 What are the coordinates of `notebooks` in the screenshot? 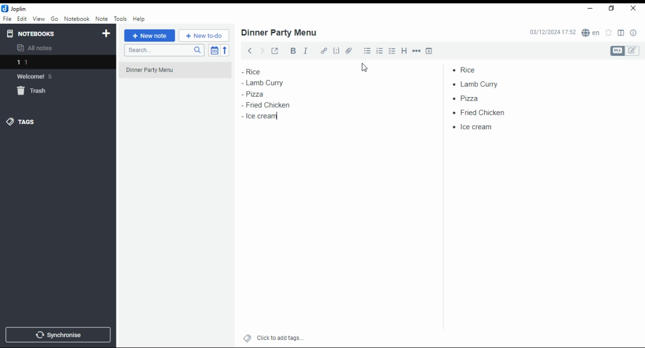 It's located at (33, 33).